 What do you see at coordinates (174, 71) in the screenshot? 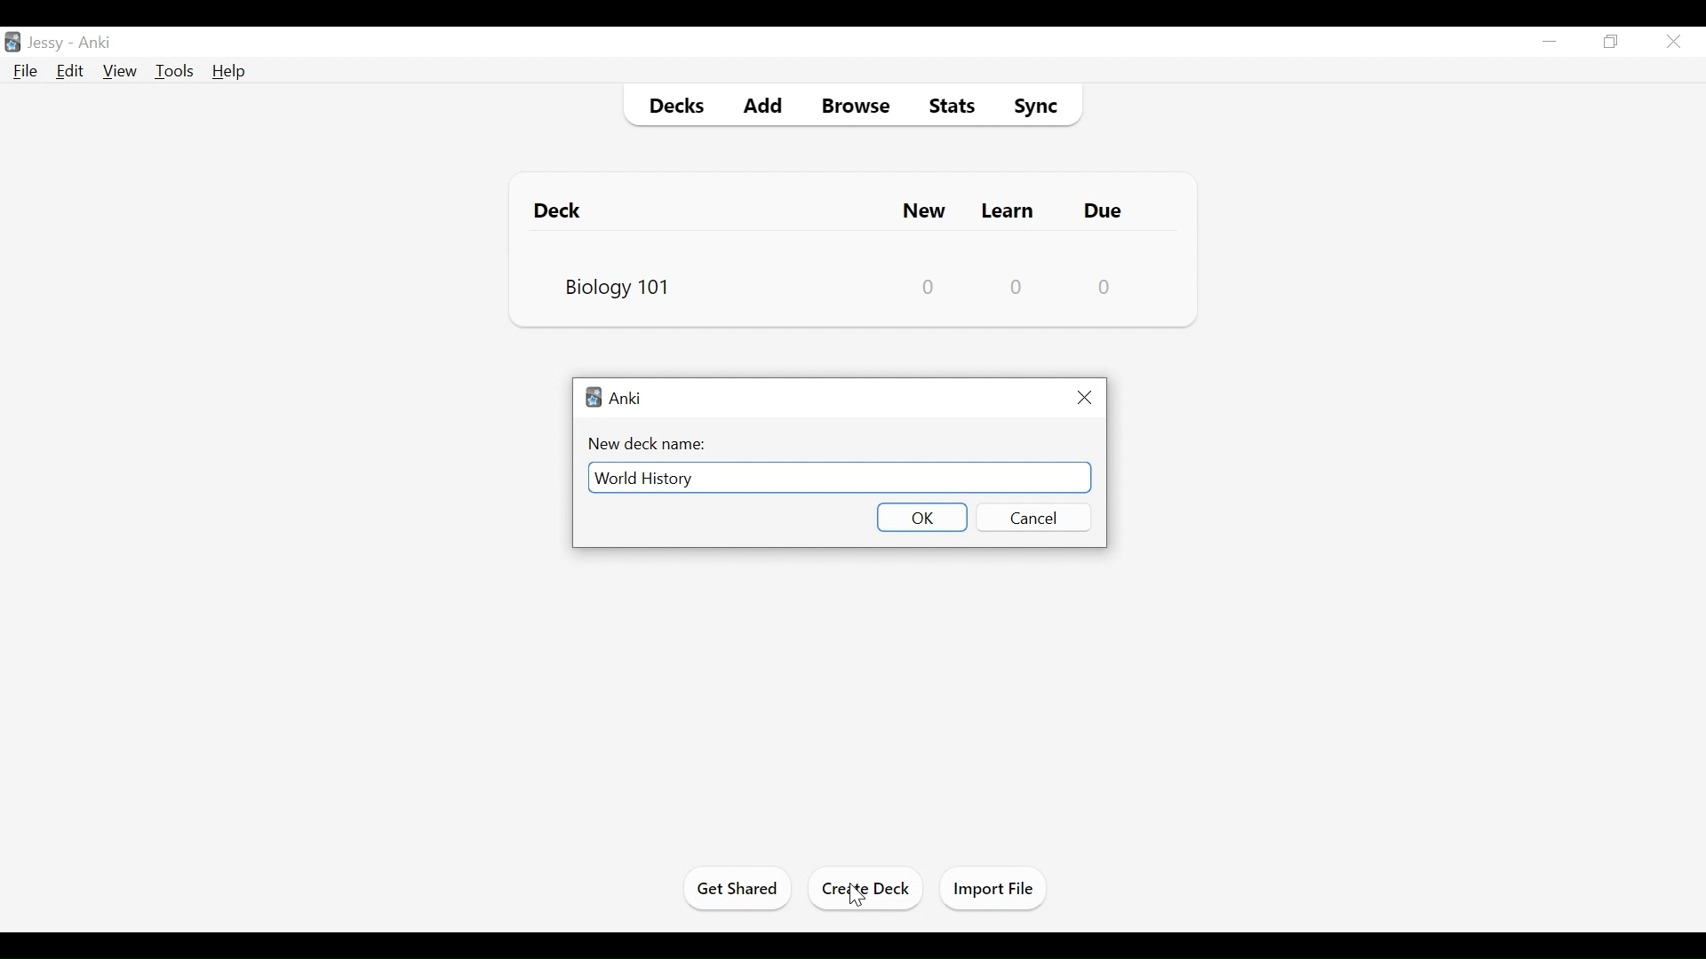
I see `Tools` at bounding box center [174, 71].